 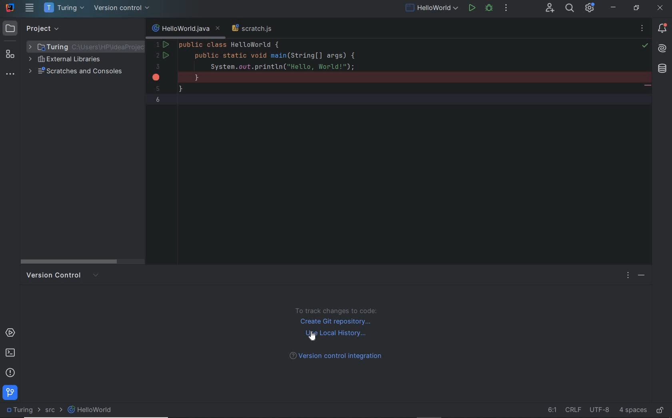 What do you see at coordinates (157, 89) in the screenshot?
I see `5` at bounding box center [157, 89].